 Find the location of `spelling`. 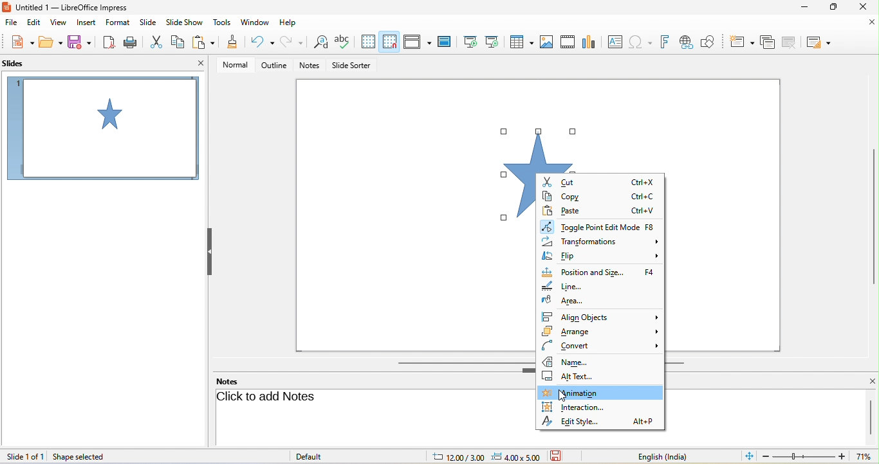

spelling is located at coordinates (343, 42).